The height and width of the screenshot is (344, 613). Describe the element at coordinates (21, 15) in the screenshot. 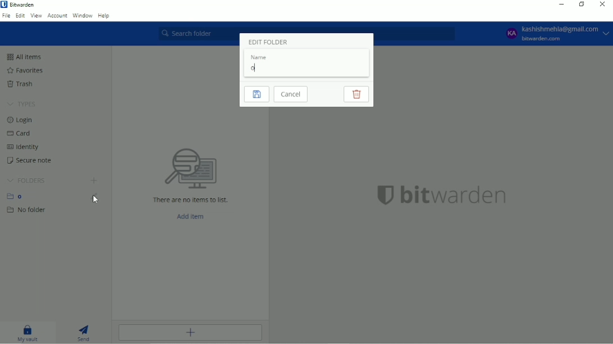

I see `Edit` at that location.